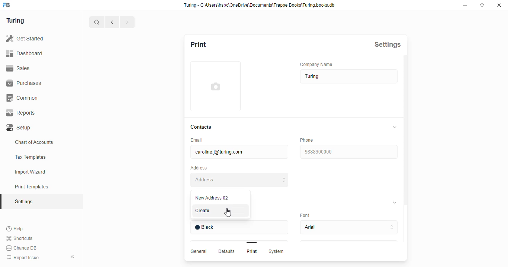 This screenshot has height=267, width=508. Describe the element at coordinates (197, 140) in the screenshot. I see `email` at that location.